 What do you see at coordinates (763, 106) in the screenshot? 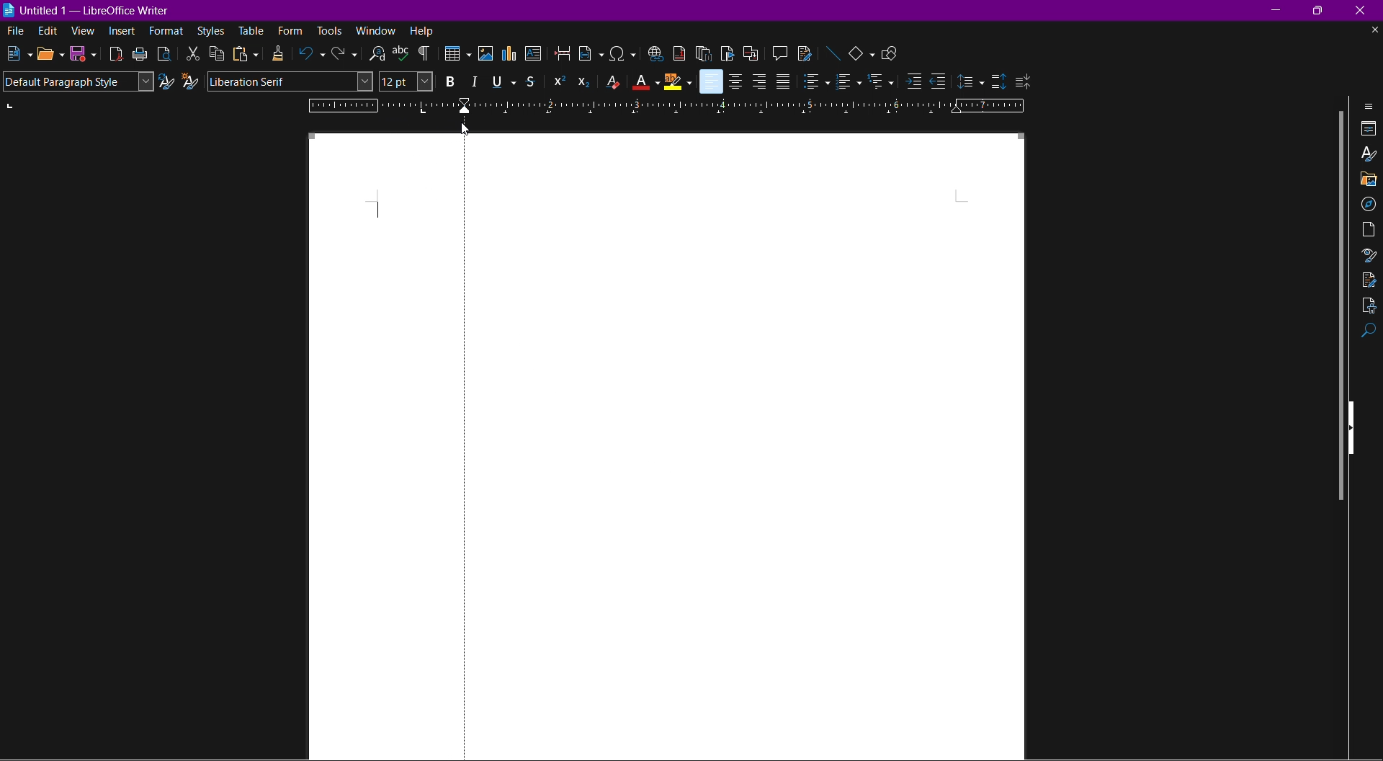
I see `Scale` at bounding box center [763, 106].